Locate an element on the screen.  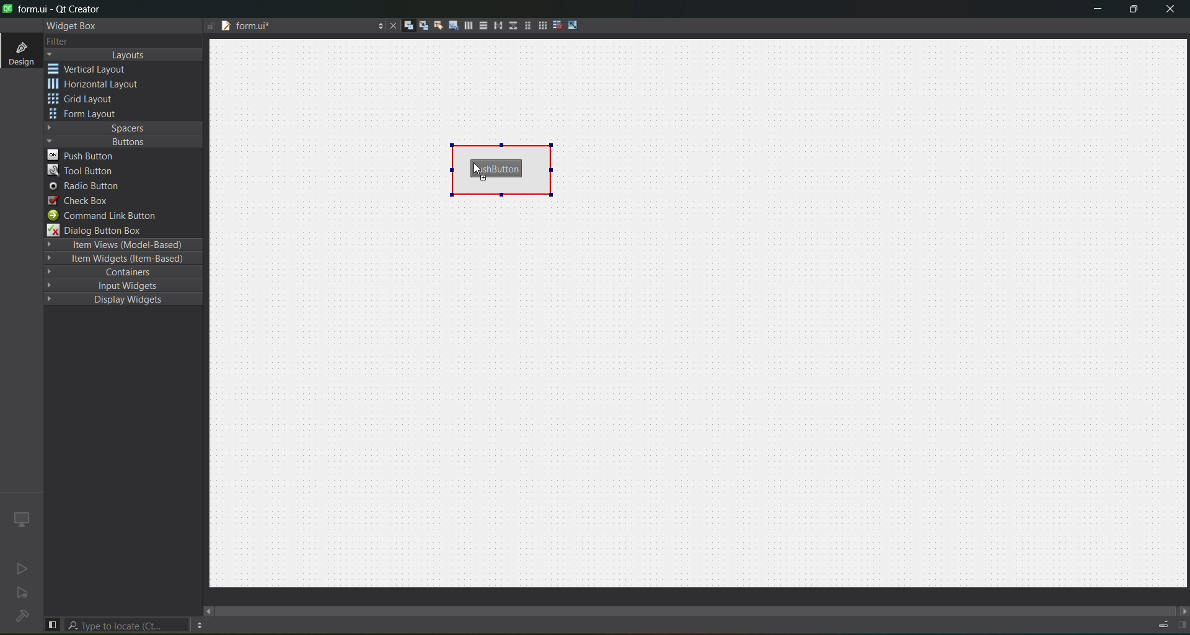
input widgets is located at coordinates (117, 285).